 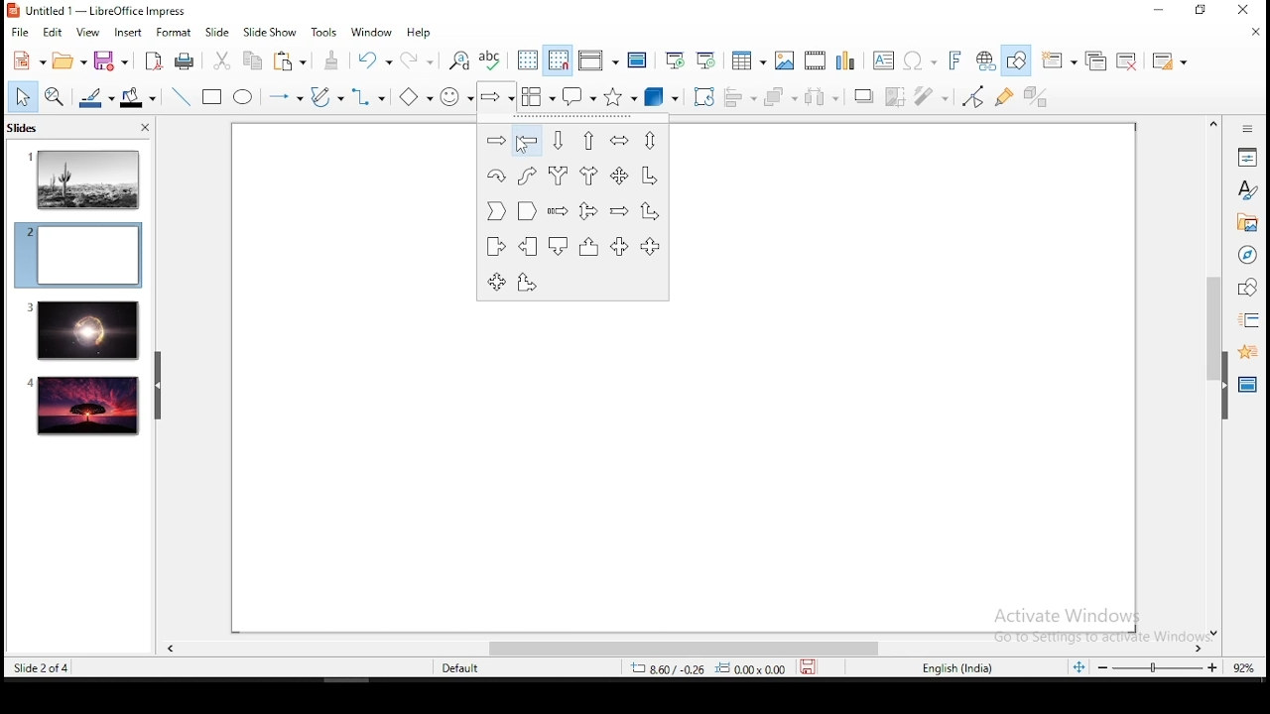 What do you see at coordinates (953, 61) in the screenshot?
I see `fontwork text` at bounding box center [953, 61].